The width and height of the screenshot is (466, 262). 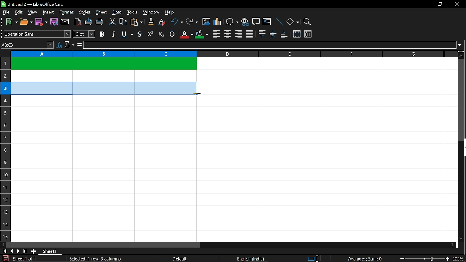 What do you see at coordinates (150, 34) in the screenshot?
I see `supercript` at bounding box center [150, 34].